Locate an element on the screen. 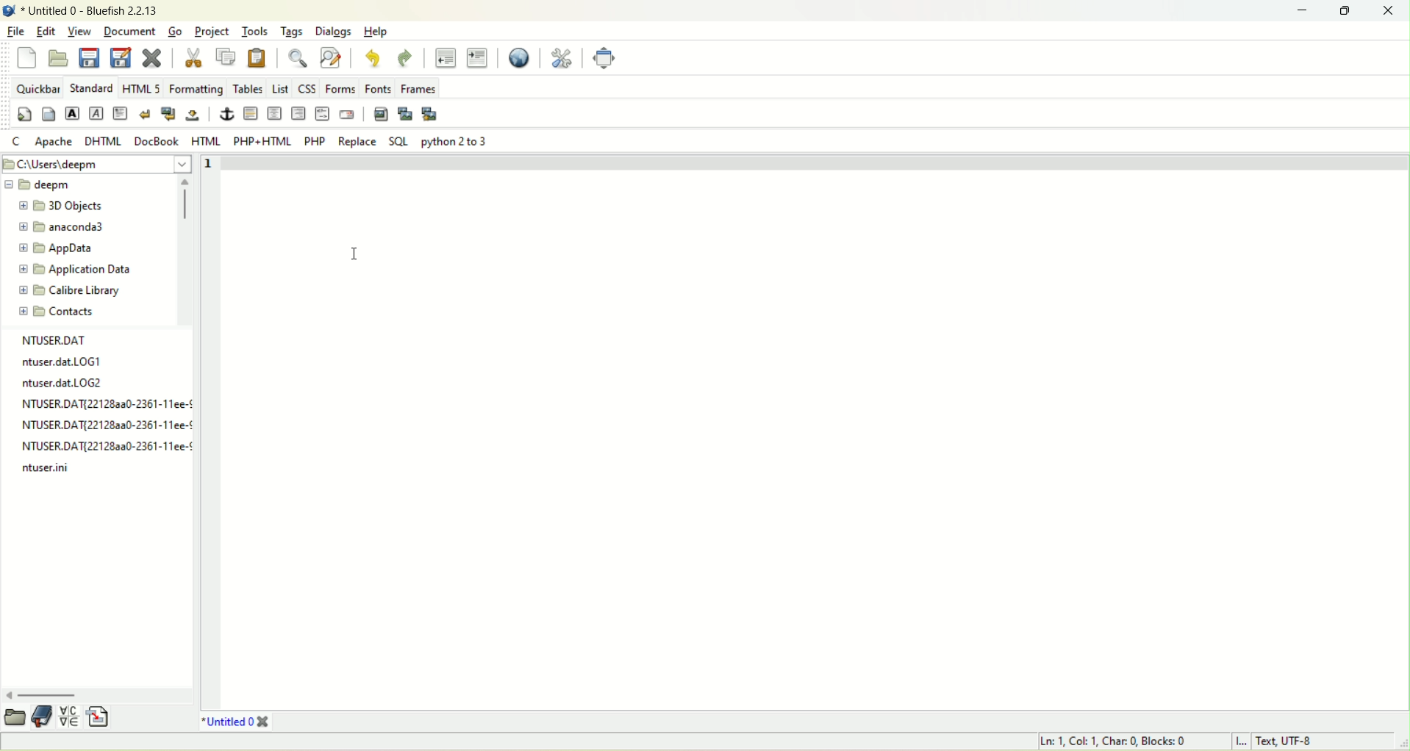 The width and height of the screenshot is (1410, 751). fullscreen is located at coordinates (604, 58).